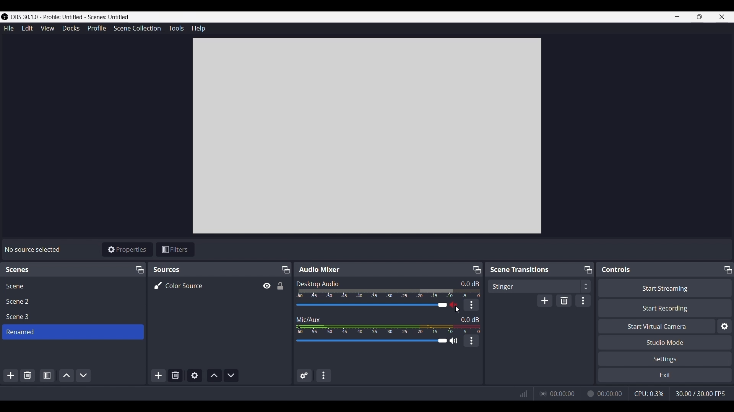 The width and height of the screenshot is (734, 412). I want to click on Filters, so click(175, 249).